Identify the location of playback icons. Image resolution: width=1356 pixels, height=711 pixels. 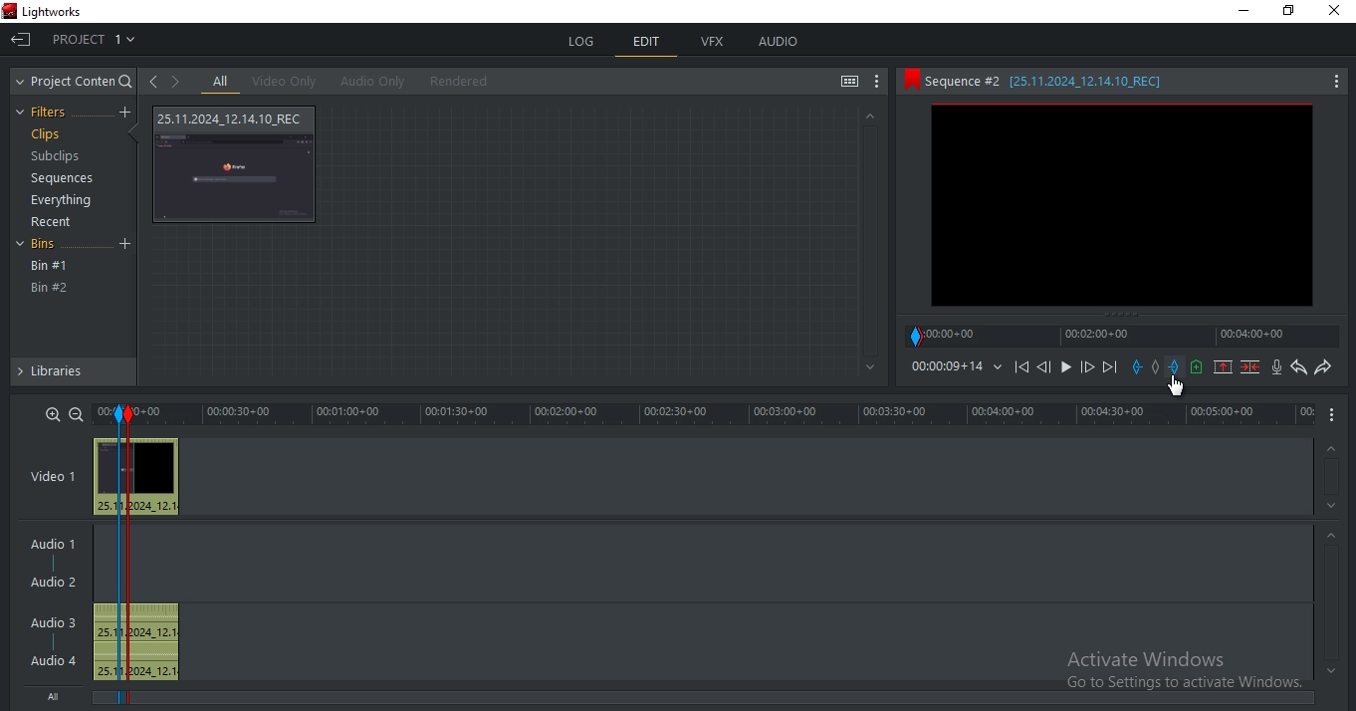
(1020, 365).